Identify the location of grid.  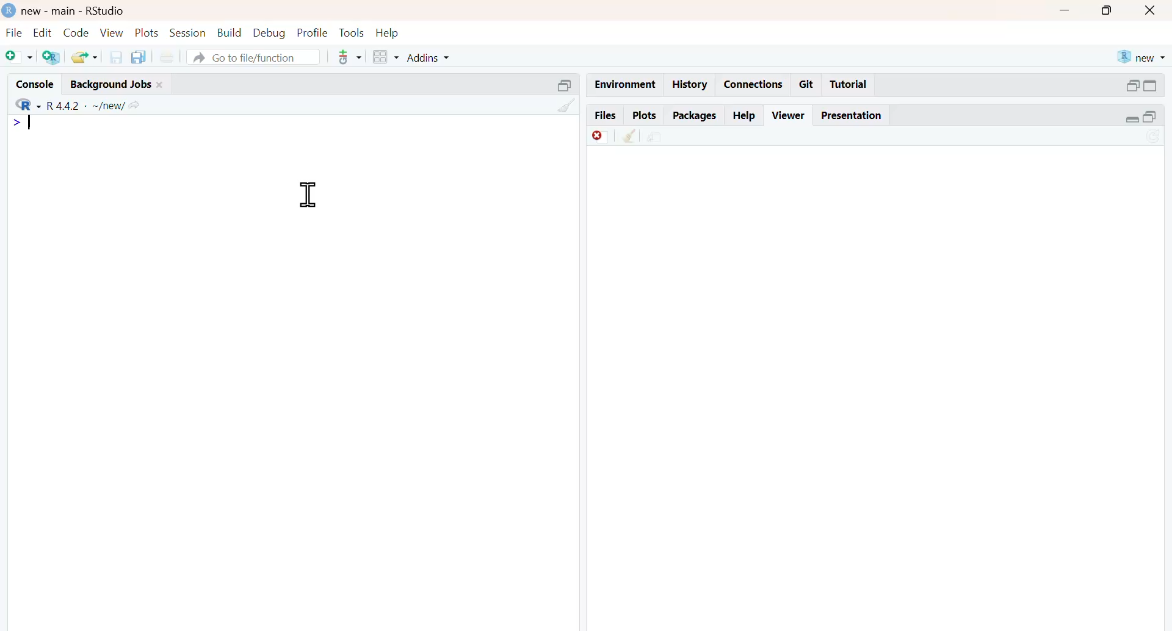
(386, 57).